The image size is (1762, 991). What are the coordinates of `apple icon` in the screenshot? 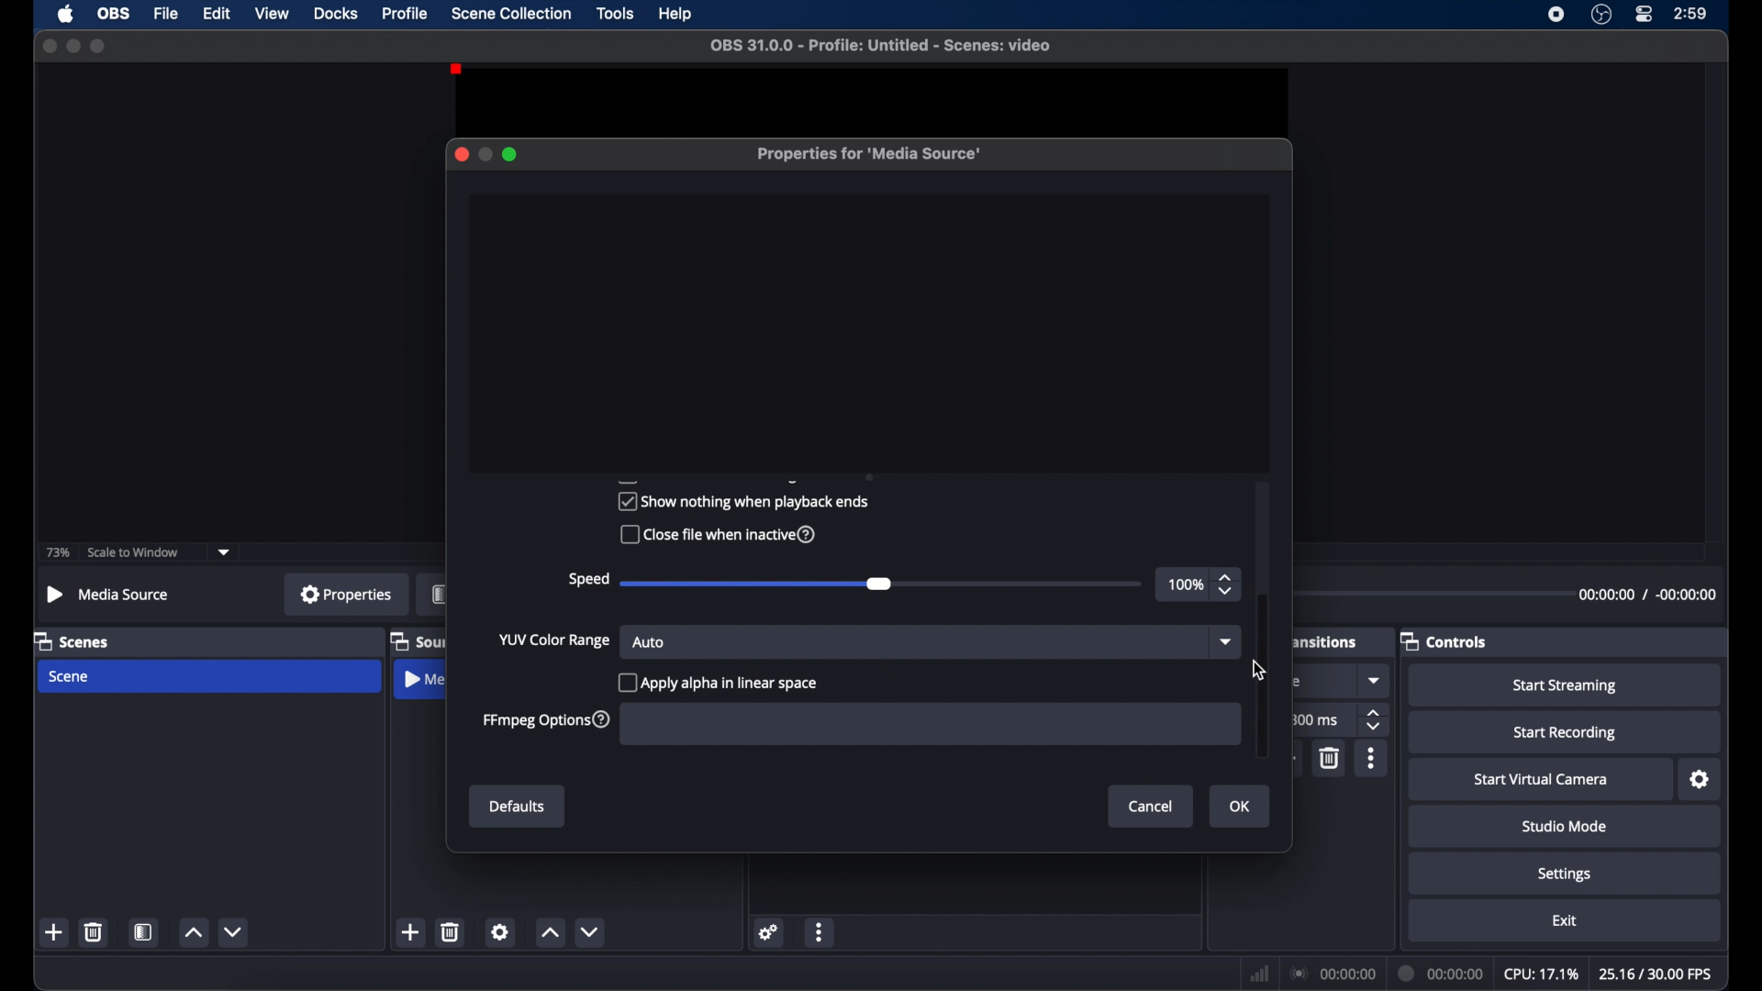 It's located at (66, 14).